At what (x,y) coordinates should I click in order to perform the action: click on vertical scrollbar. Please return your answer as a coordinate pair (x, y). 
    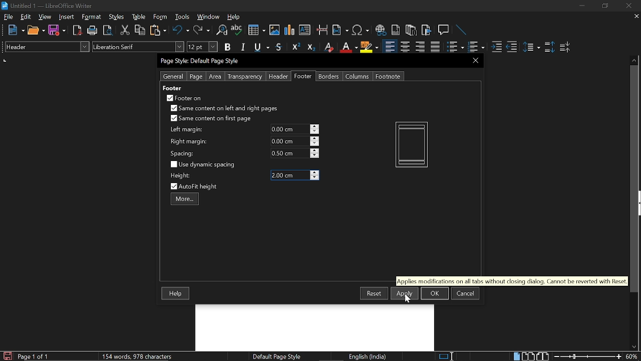
    Looking at the image, I should click on (632, 179).